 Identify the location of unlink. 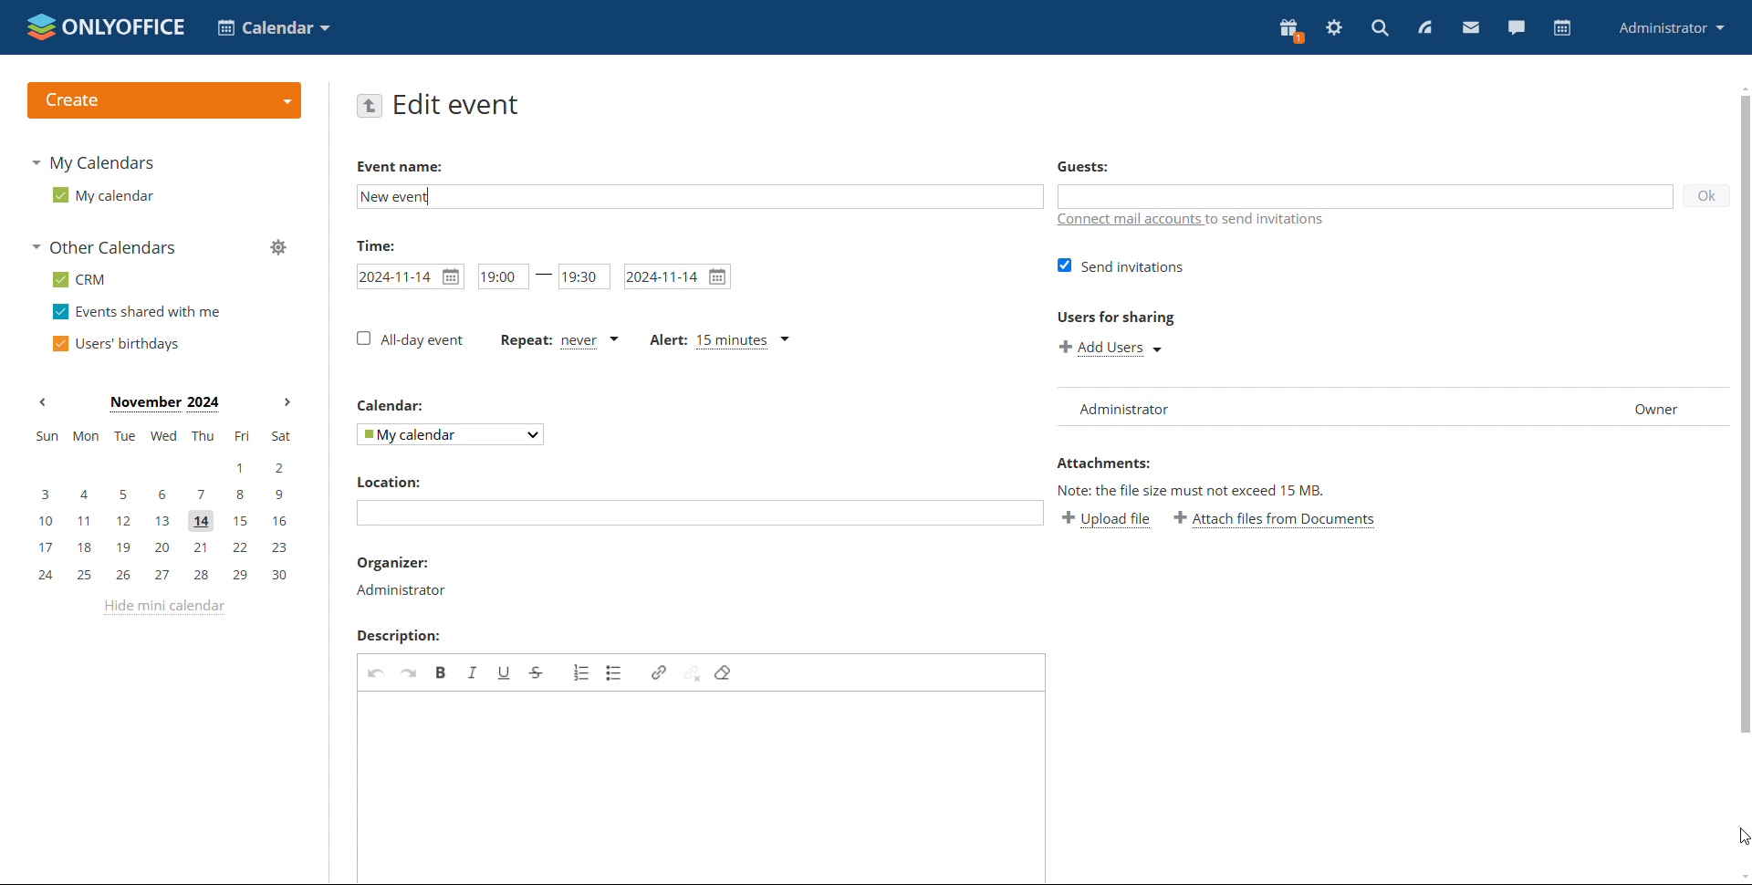
(693, 672).